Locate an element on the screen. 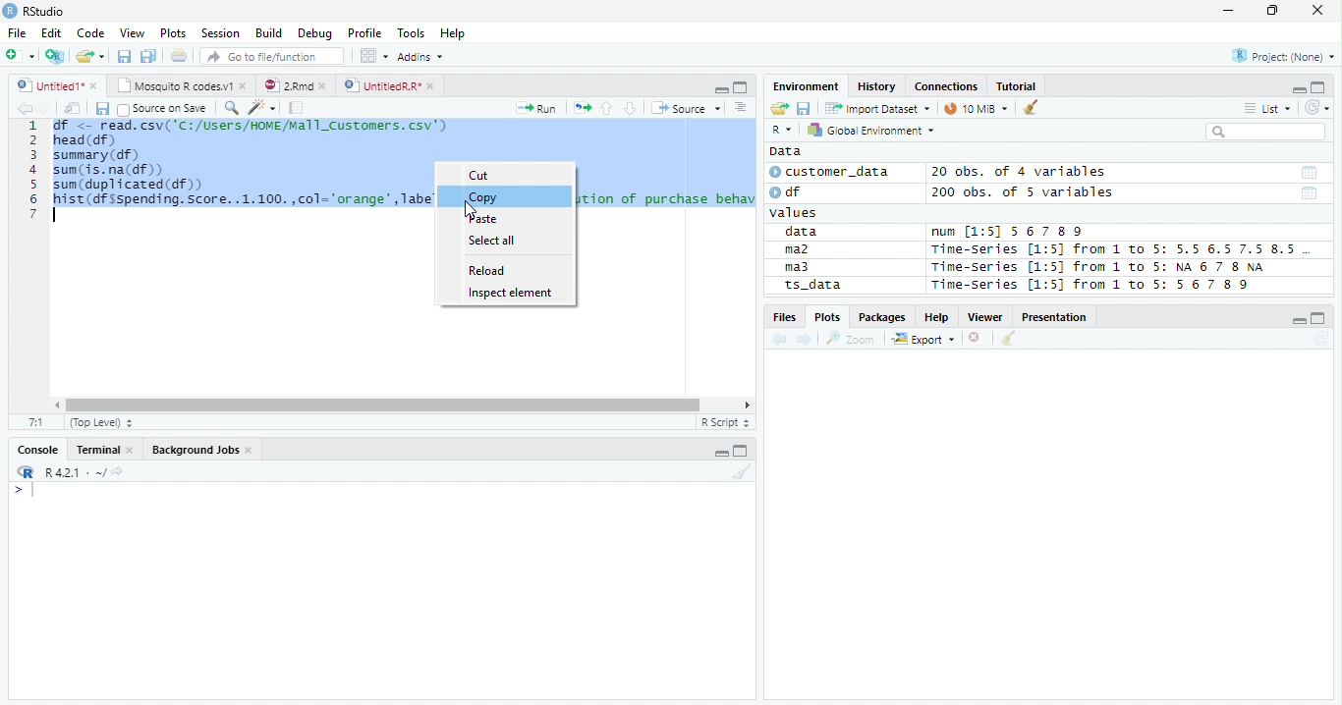 This screenshot has width=1342, height=705. Plots is located at coordinates (827, 316).